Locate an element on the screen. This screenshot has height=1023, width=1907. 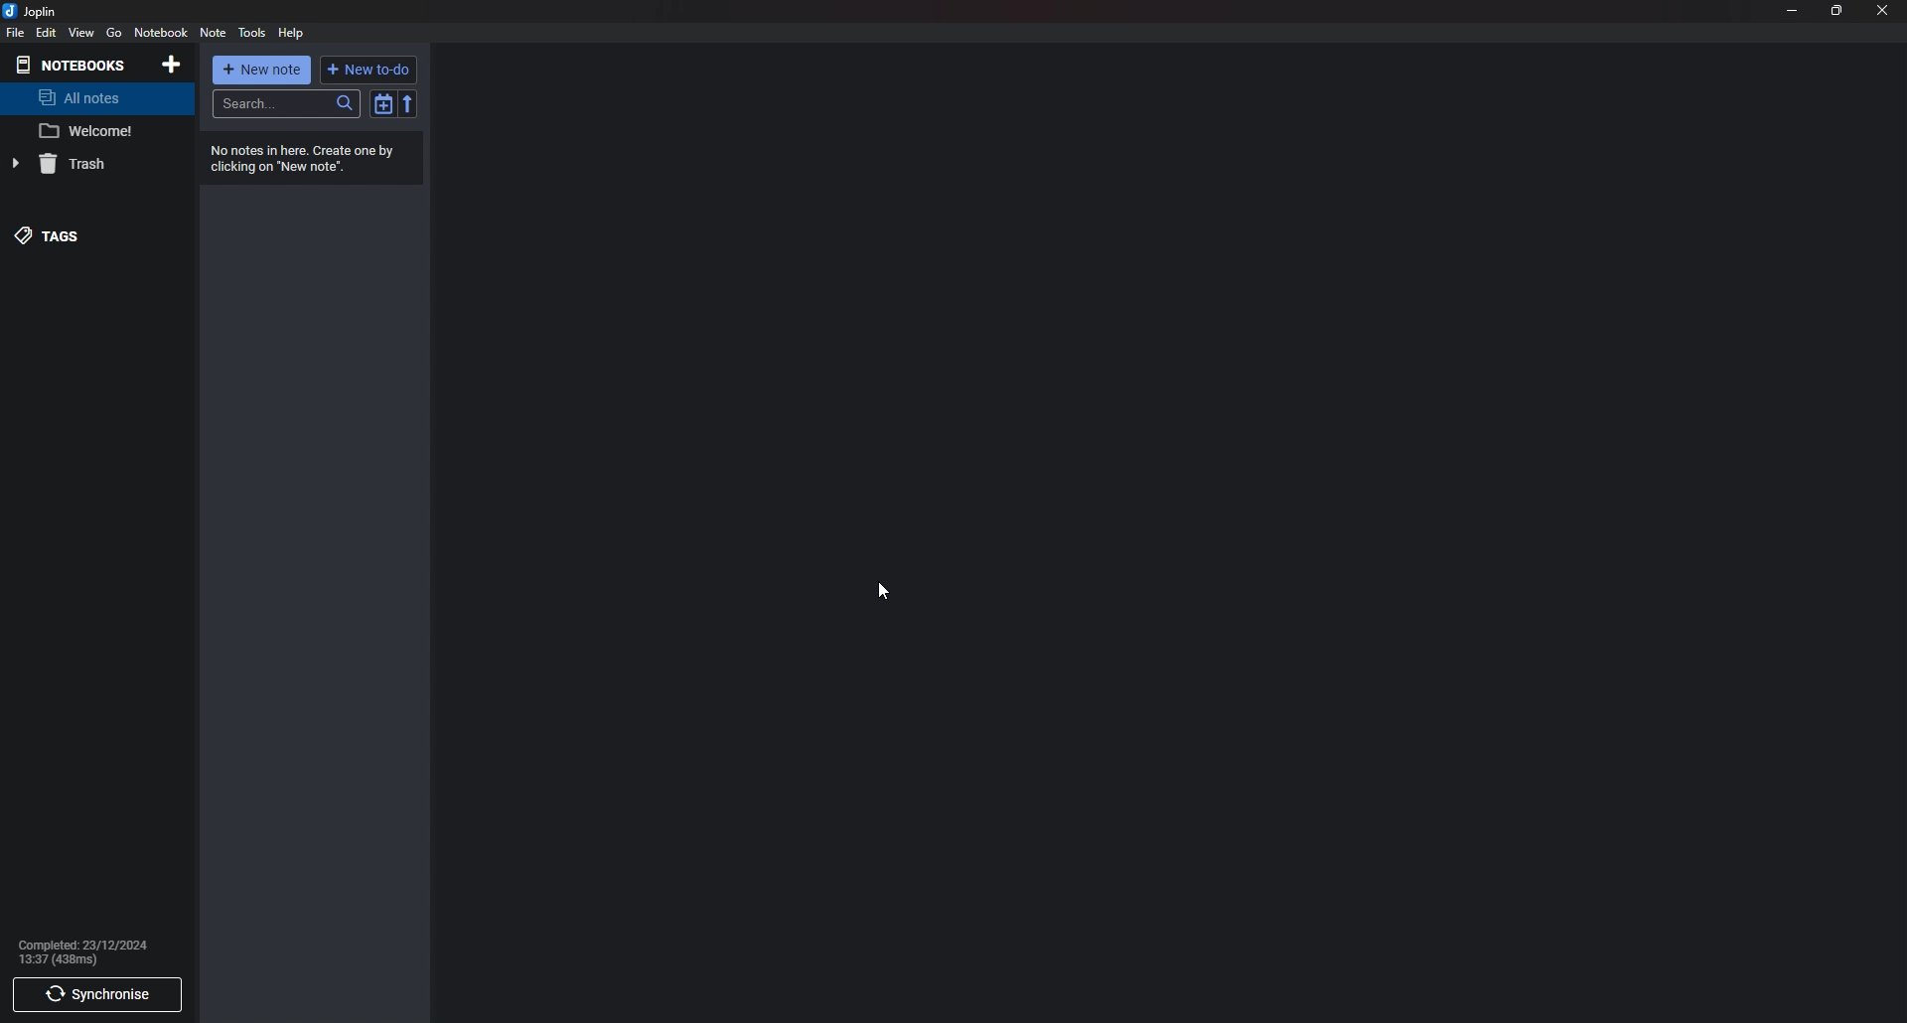
cursor is located at coordinates (884, 591).